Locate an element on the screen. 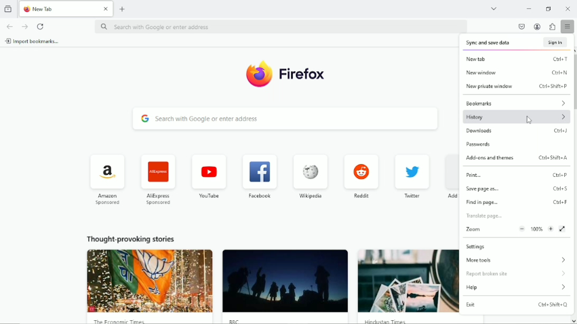 This screenshot has height=324, width=577. view fullscreen is located at coordinates (563, 229).